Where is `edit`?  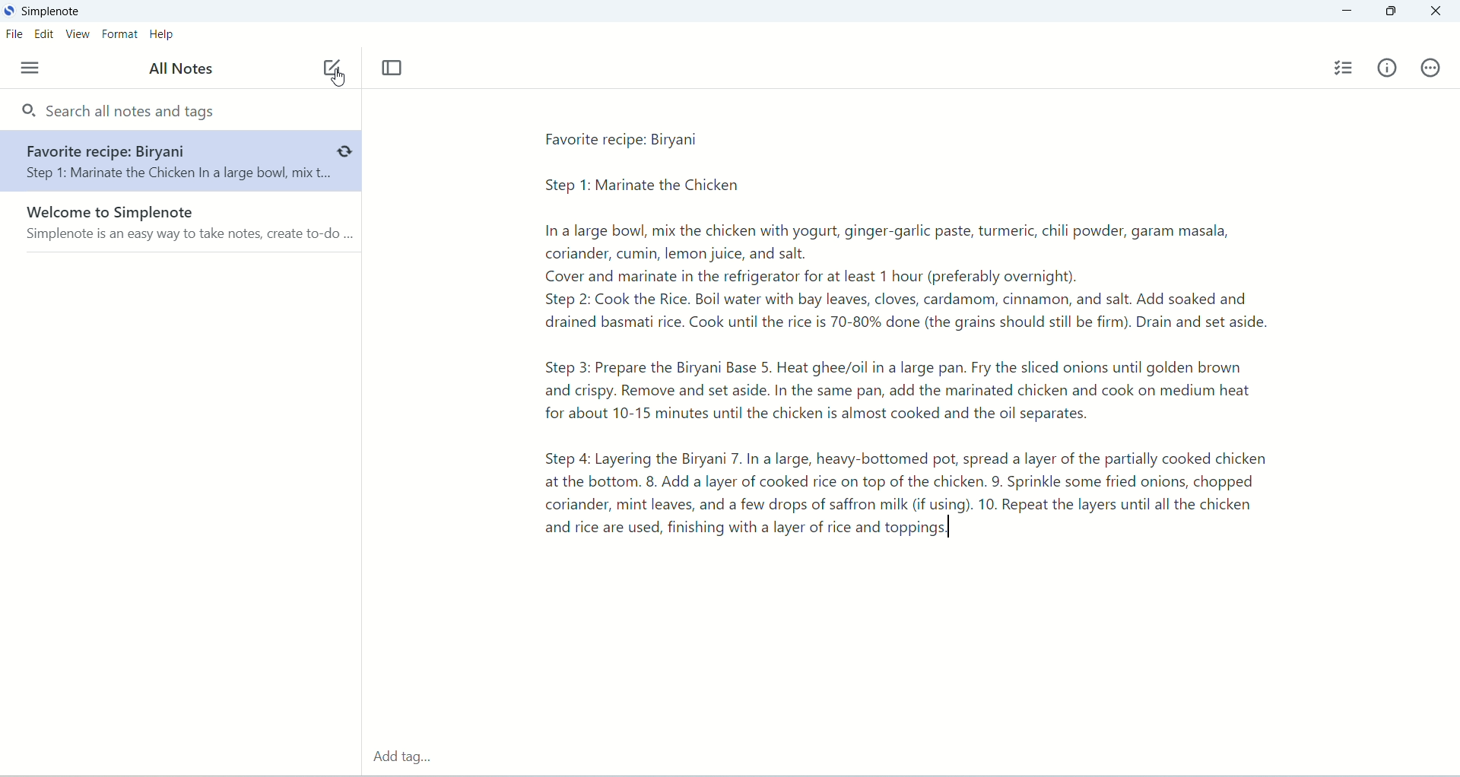
edit is located at coordinates (44, 34).